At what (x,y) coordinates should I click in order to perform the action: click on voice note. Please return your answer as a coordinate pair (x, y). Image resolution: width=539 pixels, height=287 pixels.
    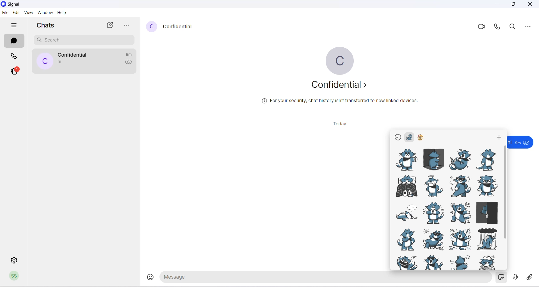
    Looking at the image, I should click on (516, 277).